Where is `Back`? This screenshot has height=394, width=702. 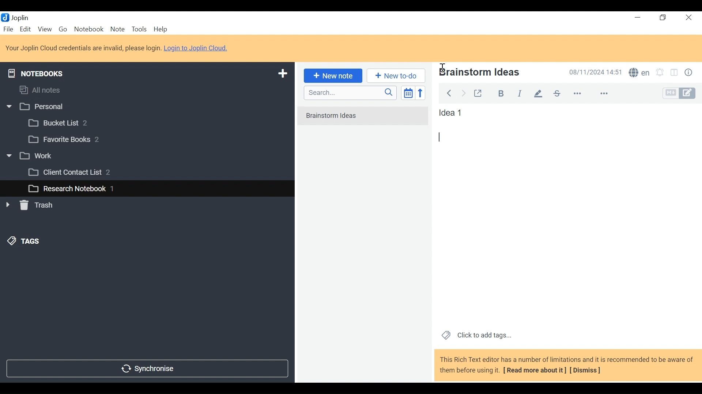 Back is located at coordinates (449, 92).